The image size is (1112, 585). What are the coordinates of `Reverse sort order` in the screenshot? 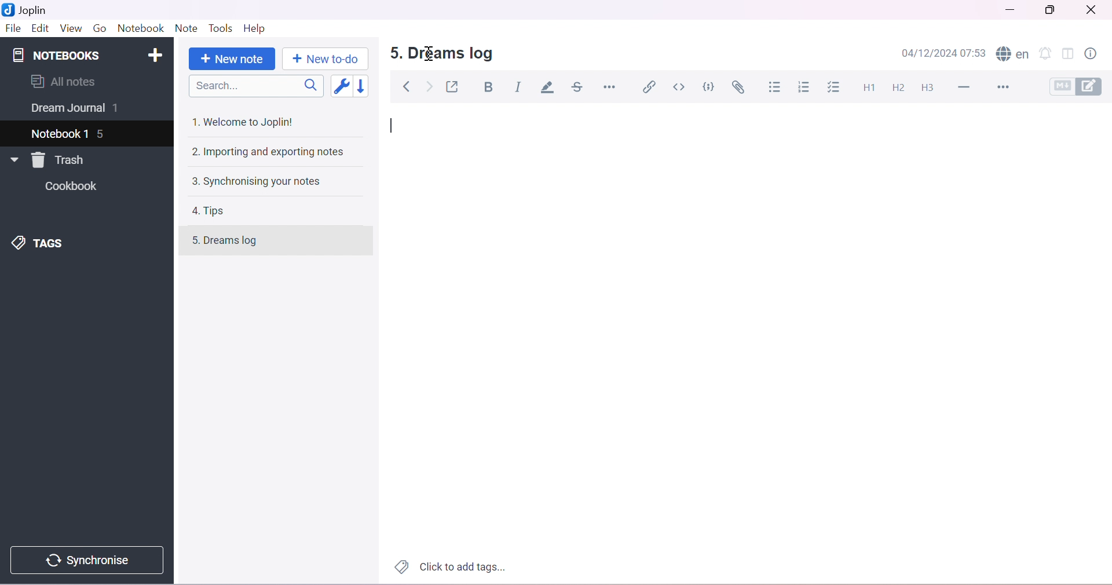 It's located at (367, 86).